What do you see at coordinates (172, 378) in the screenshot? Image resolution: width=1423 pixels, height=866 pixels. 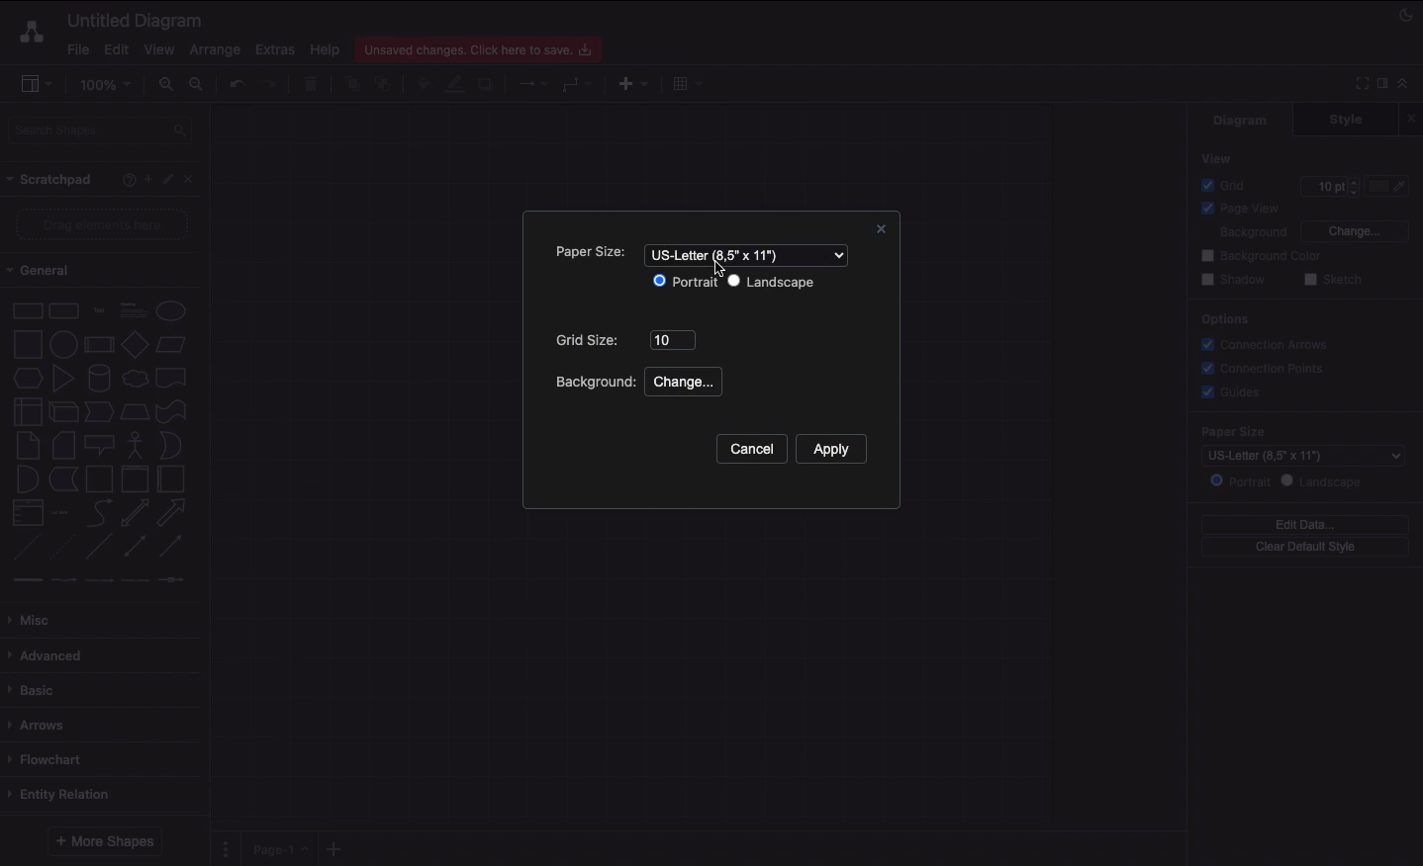 I see `Document` at bounding box center [172, 378].